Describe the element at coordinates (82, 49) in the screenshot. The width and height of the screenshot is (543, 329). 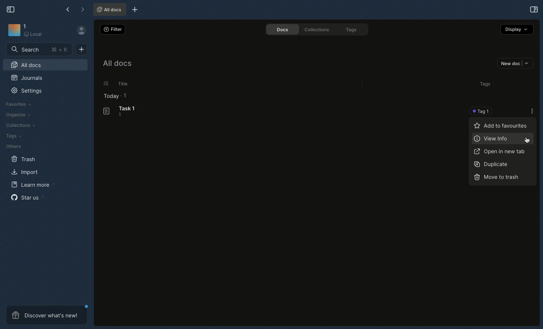
I see `New doc` at that location.